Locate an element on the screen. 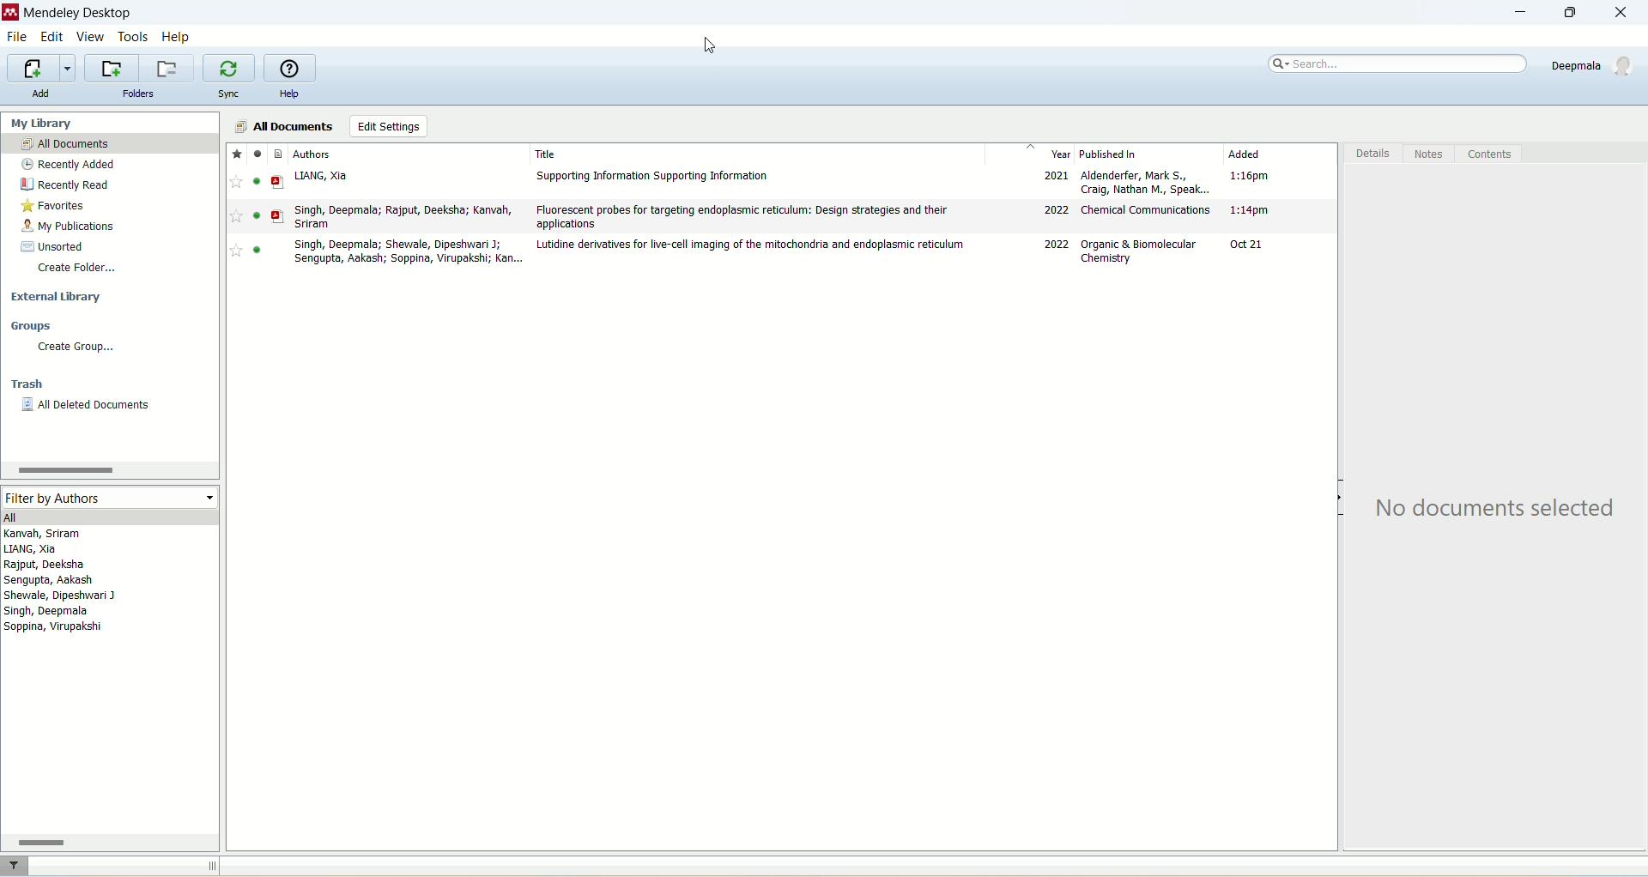 The height and width of the screenshot is (877, 1648). folders is located at coordinates (142, 95).